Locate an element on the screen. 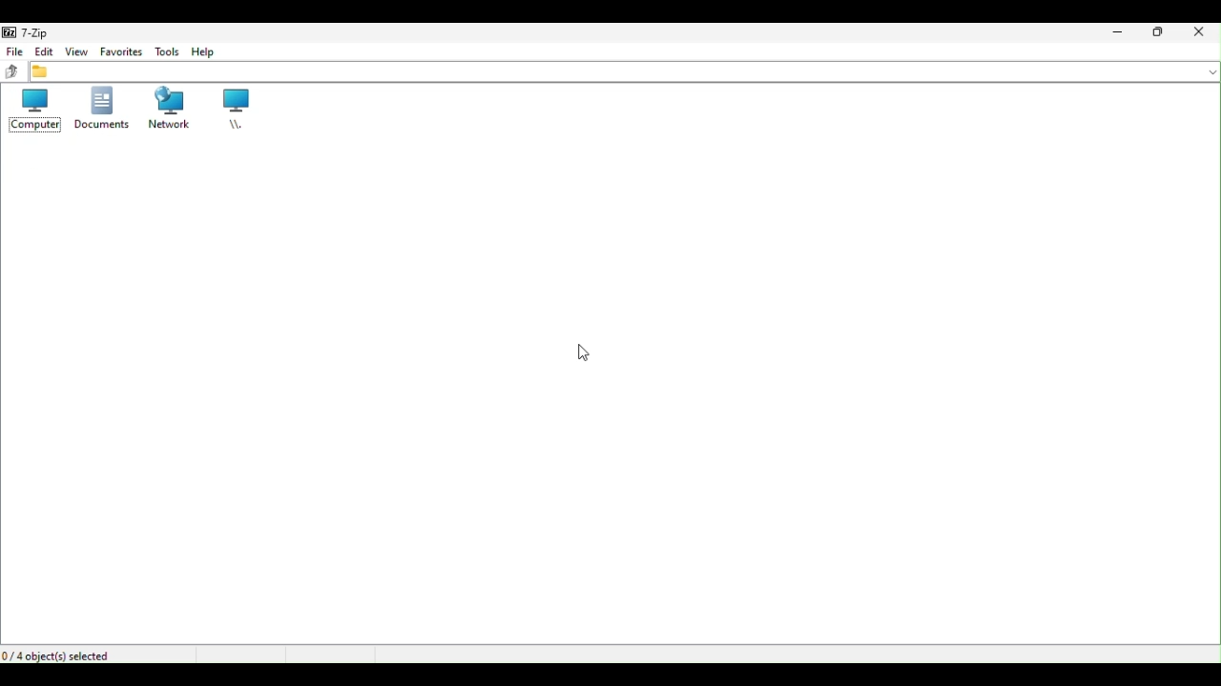 This screenshot has height=686, width=1221. Minimise is located at coordinates (1117, 34).